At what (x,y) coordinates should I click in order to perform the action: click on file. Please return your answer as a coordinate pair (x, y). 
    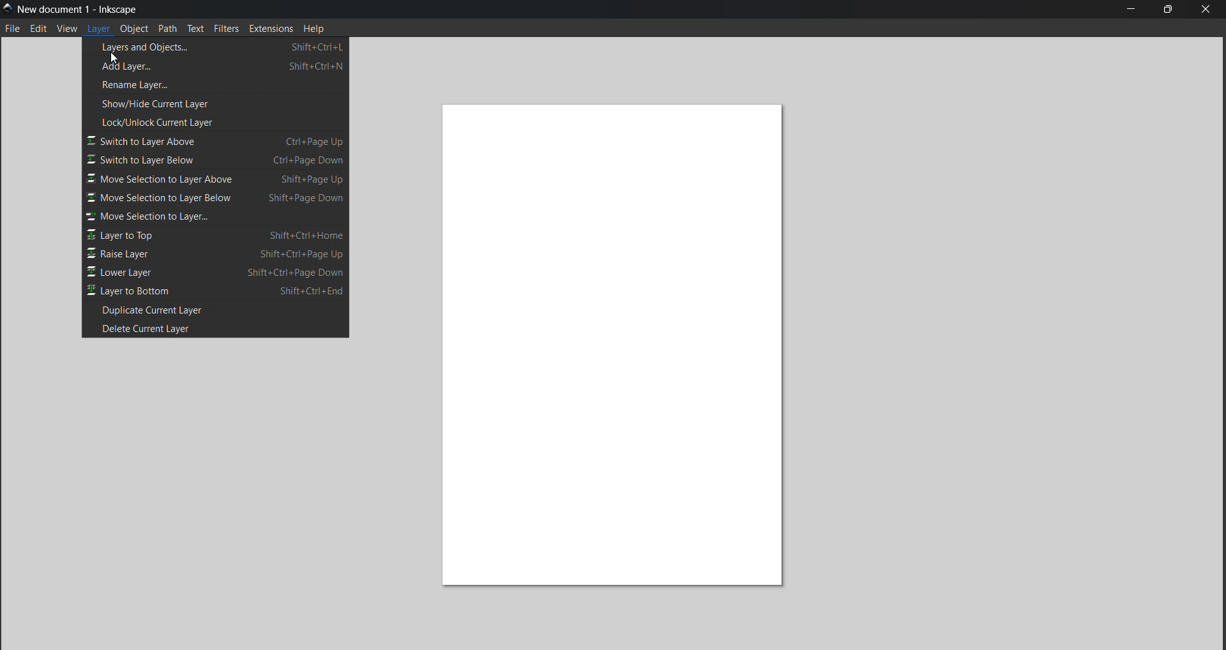
    Looking at the image, I should click on (14, 29).